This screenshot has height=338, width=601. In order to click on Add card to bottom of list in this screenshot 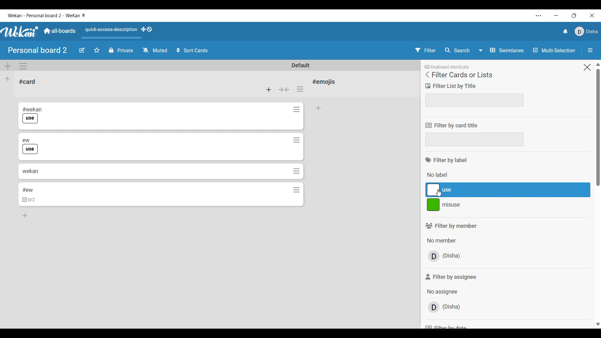, I will do `click(319, 108)`.